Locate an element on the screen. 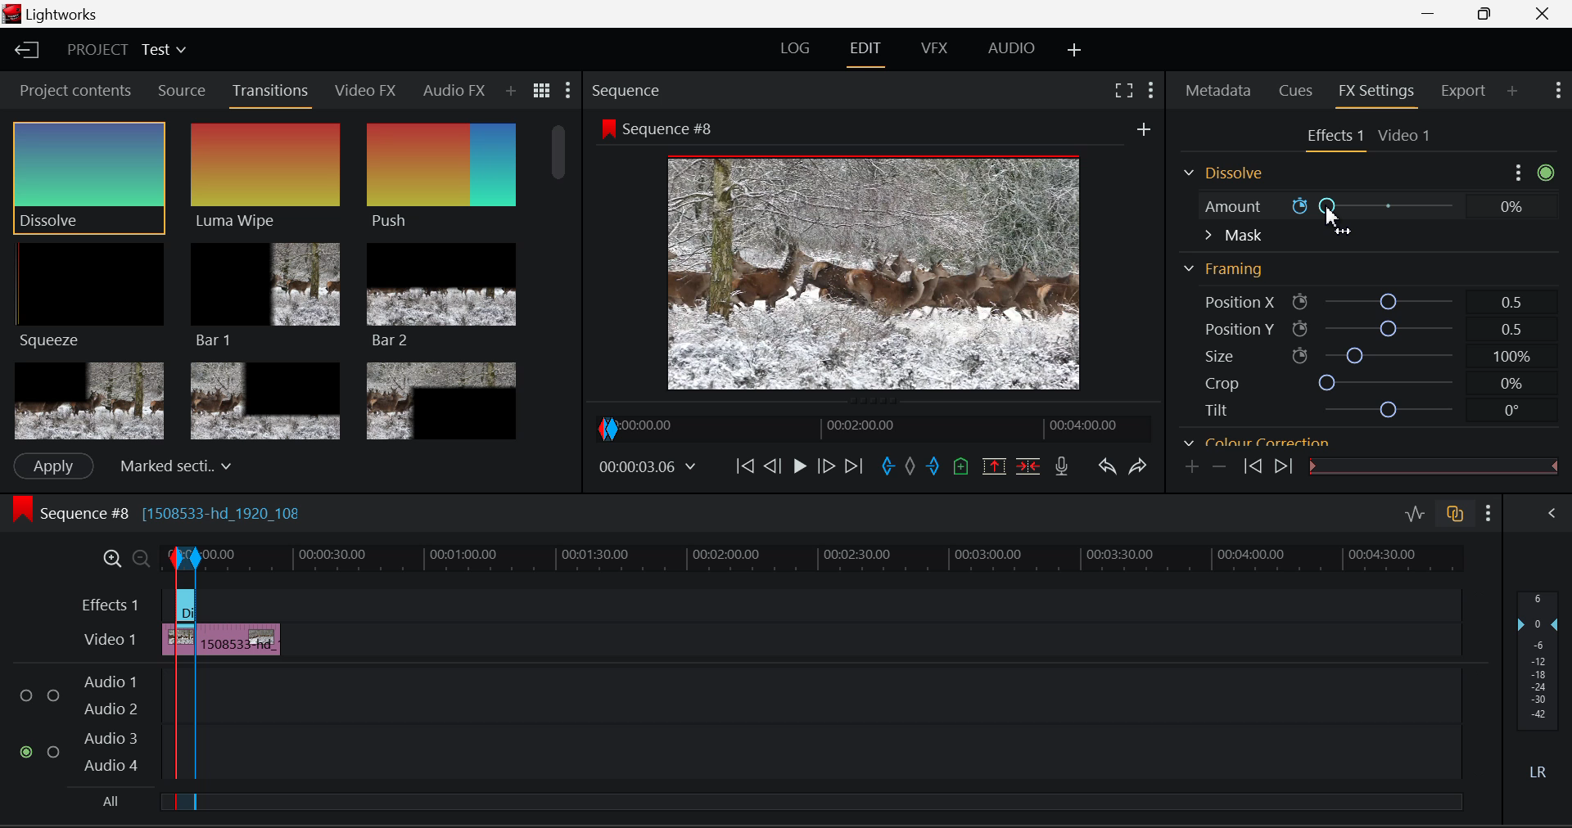 This screenshot has width=1572, height=828. Metadata is located at coordinates (1218, 92).